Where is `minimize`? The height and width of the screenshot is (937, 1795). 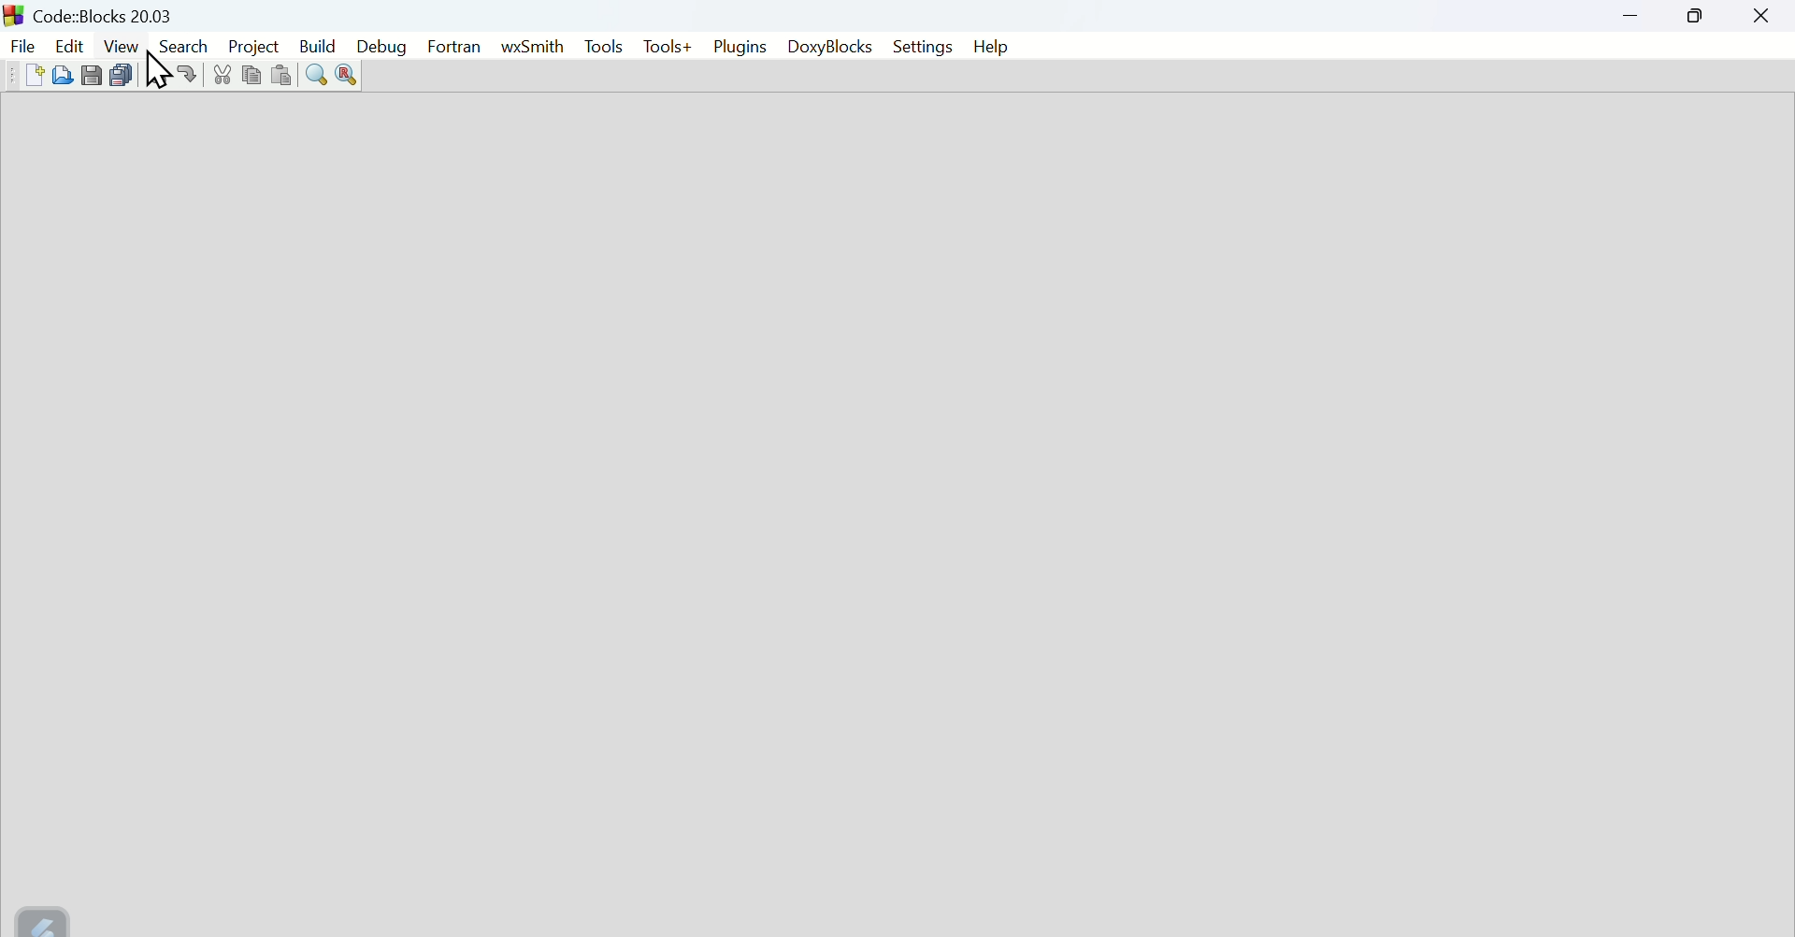 minimize is located at coordinates (1633, 15).